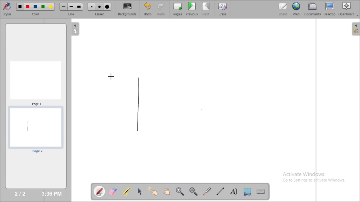 The image size is (360, 202). I want to click on erase annotation, so click(113, 191).